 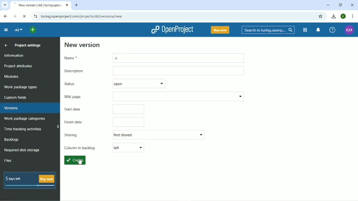 I want to click on Help, so click(x=333, y=30).